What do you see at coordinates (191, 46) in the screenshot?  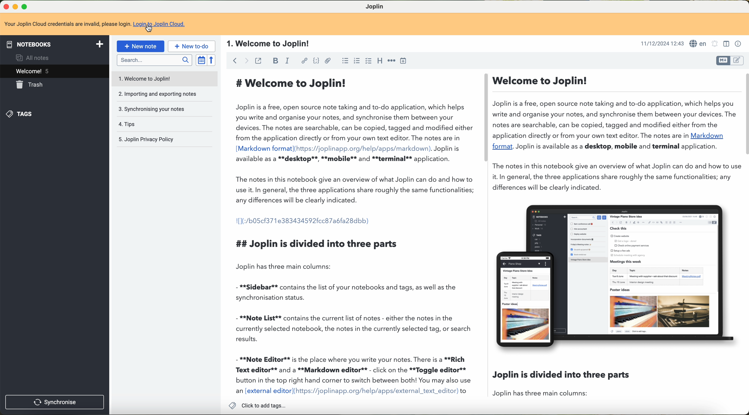 I see `new to-do` at bounding box center [191, 46].